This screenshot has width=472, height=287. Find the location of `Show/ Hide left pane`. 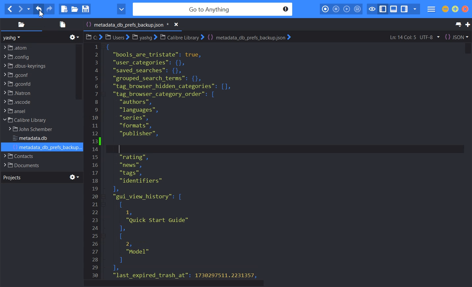

Show/ Hide left pane is located at coordinates (383, 9).